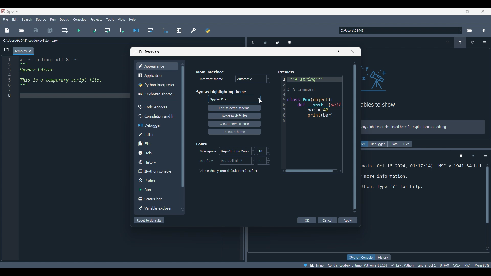  Describe the element at coordinates (164, 31) in the screenshot. I see `Debug selection or current line` at that location.